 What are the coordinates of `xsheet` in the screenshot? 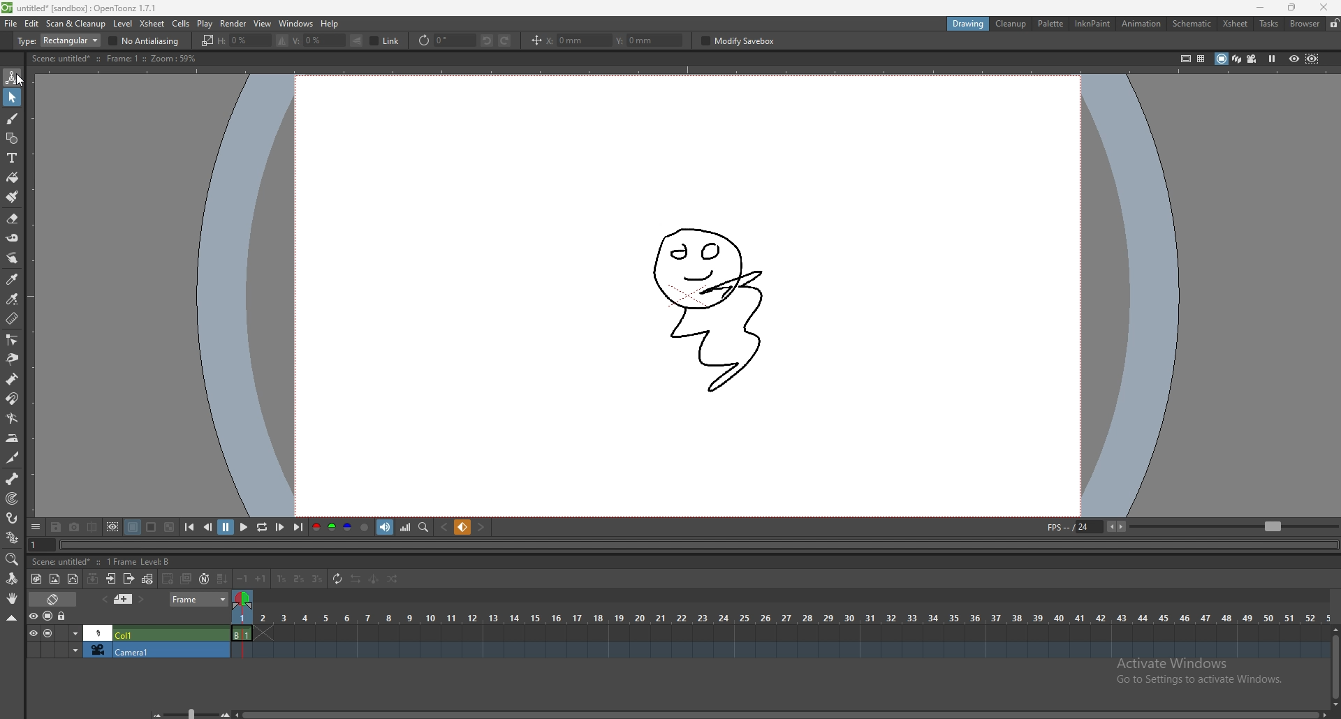 It's located at (152, 24).